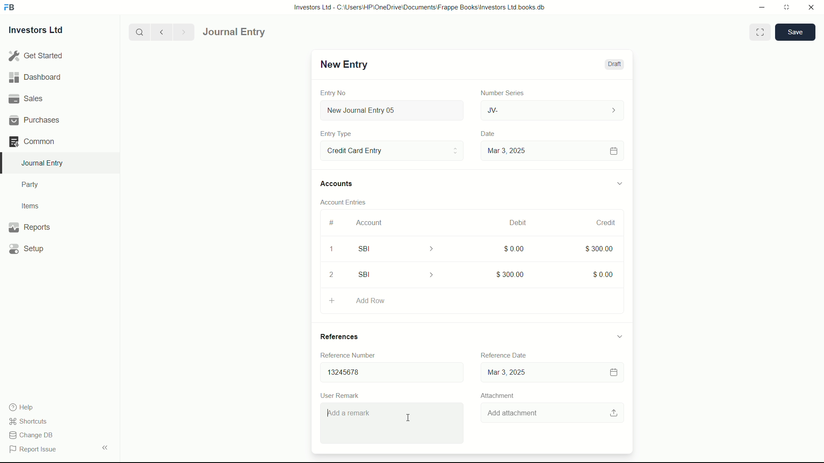 The height and width of the screenshot is (463, 824). I want to click on Reference Number, so click(354, 355).